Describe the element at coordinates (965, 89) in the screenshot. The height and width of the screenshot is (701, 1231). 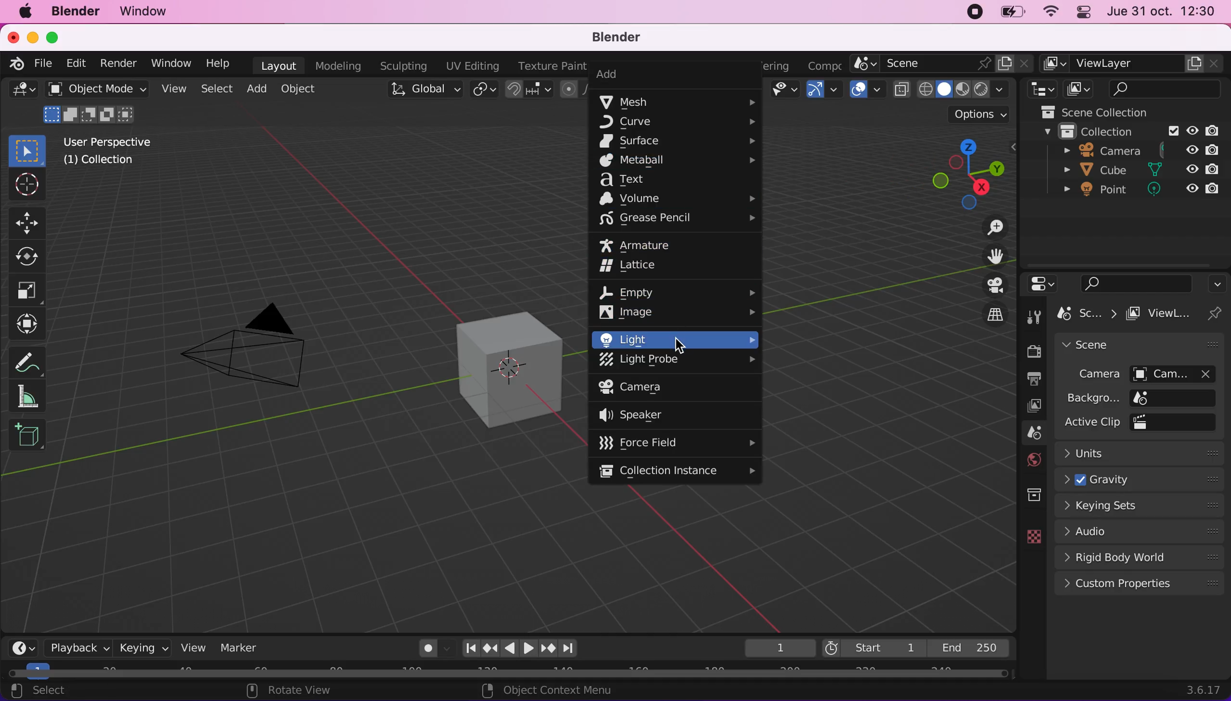
I see `shading` at that location.